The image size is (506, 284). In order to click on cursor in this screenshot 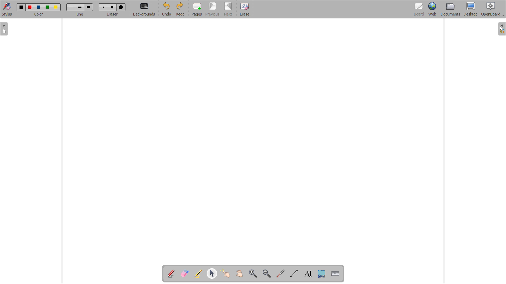, I will do `click(501, 28)`.